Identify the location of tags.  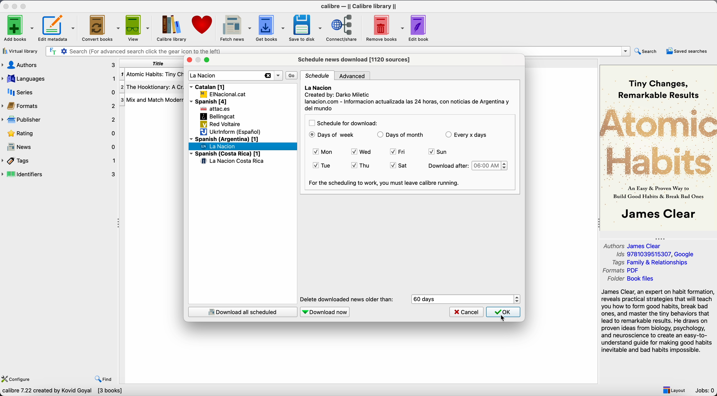
(59, 161).